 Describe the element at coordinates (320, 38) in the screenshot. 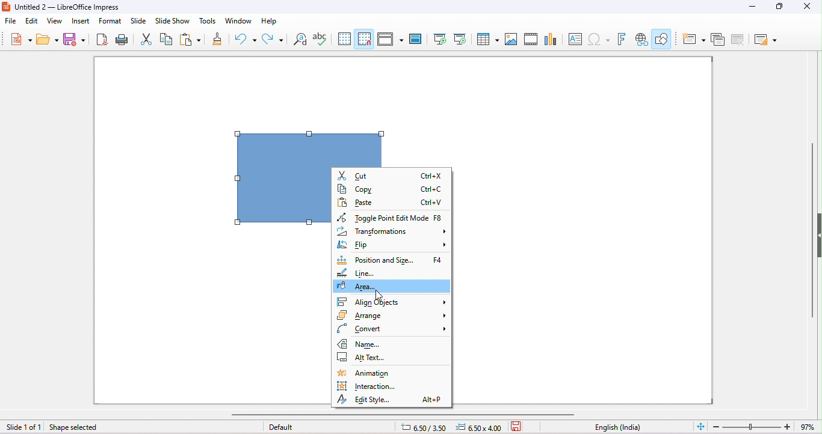

I see `spelling` at that location.